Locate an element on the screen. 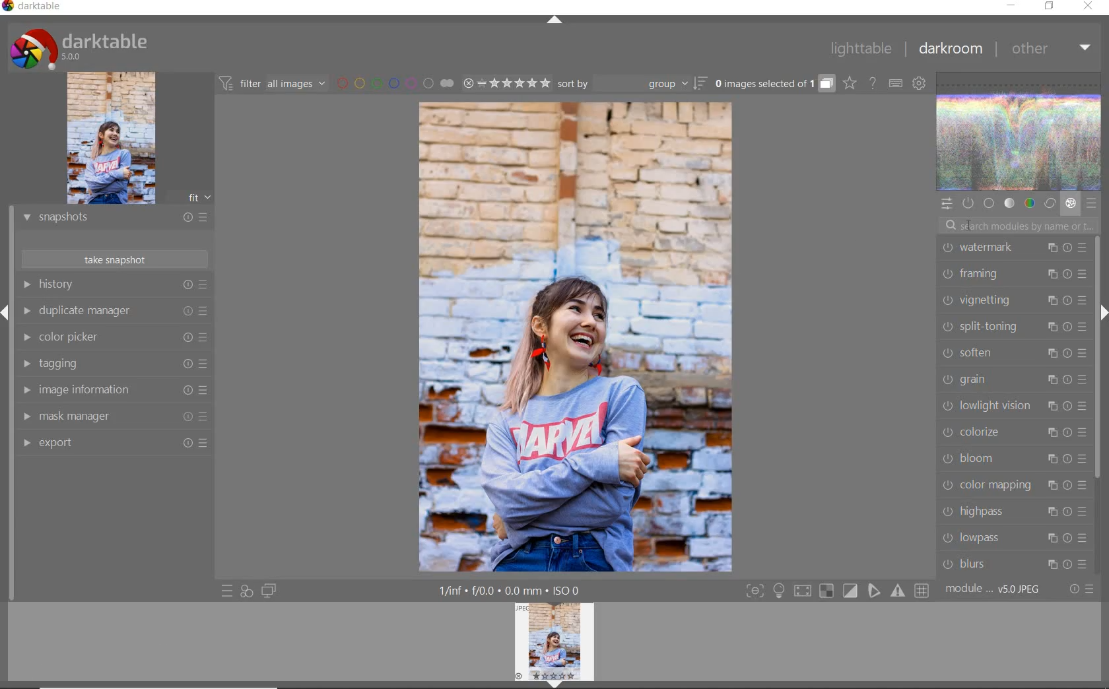  waveform is located at coordinates (1020, 130).